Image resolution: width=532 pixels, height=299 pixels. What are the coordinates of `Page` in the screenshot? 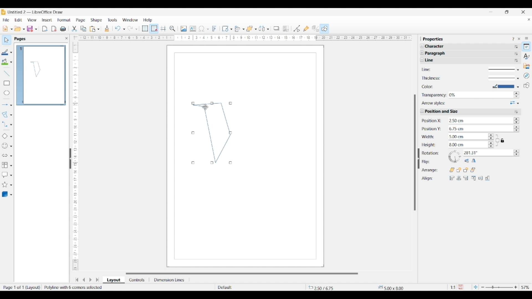 It's located at (81, 20).